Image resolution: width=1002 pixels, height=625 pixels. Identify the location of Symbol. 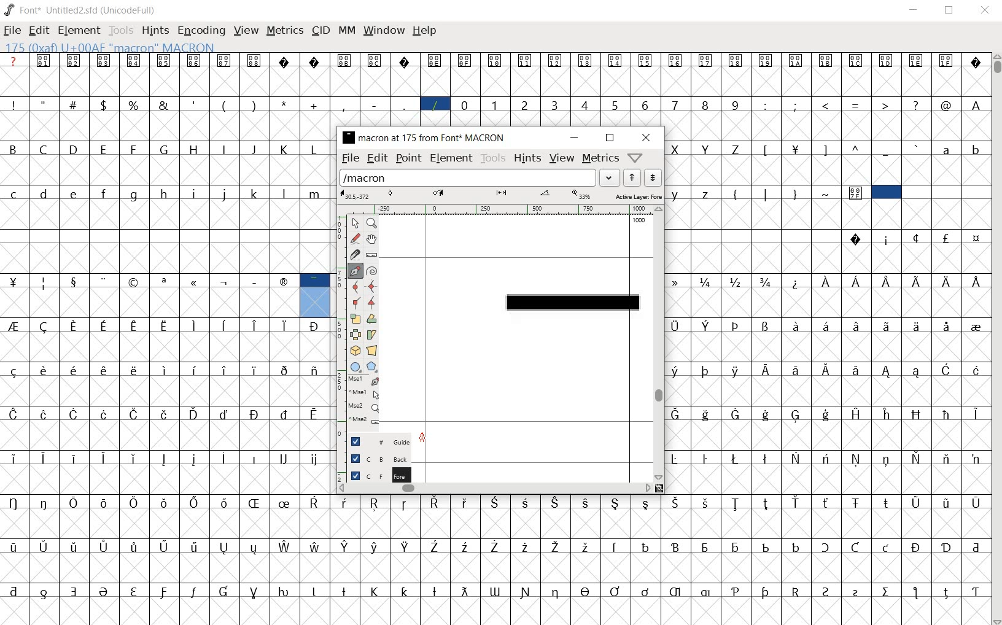
(76, 502).